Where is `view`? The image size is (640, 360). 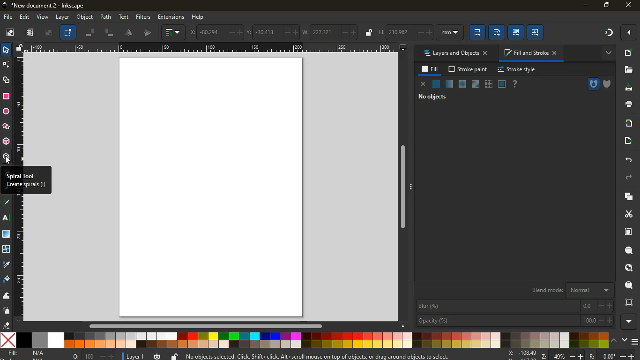 view is located at coordinates (43, 17).